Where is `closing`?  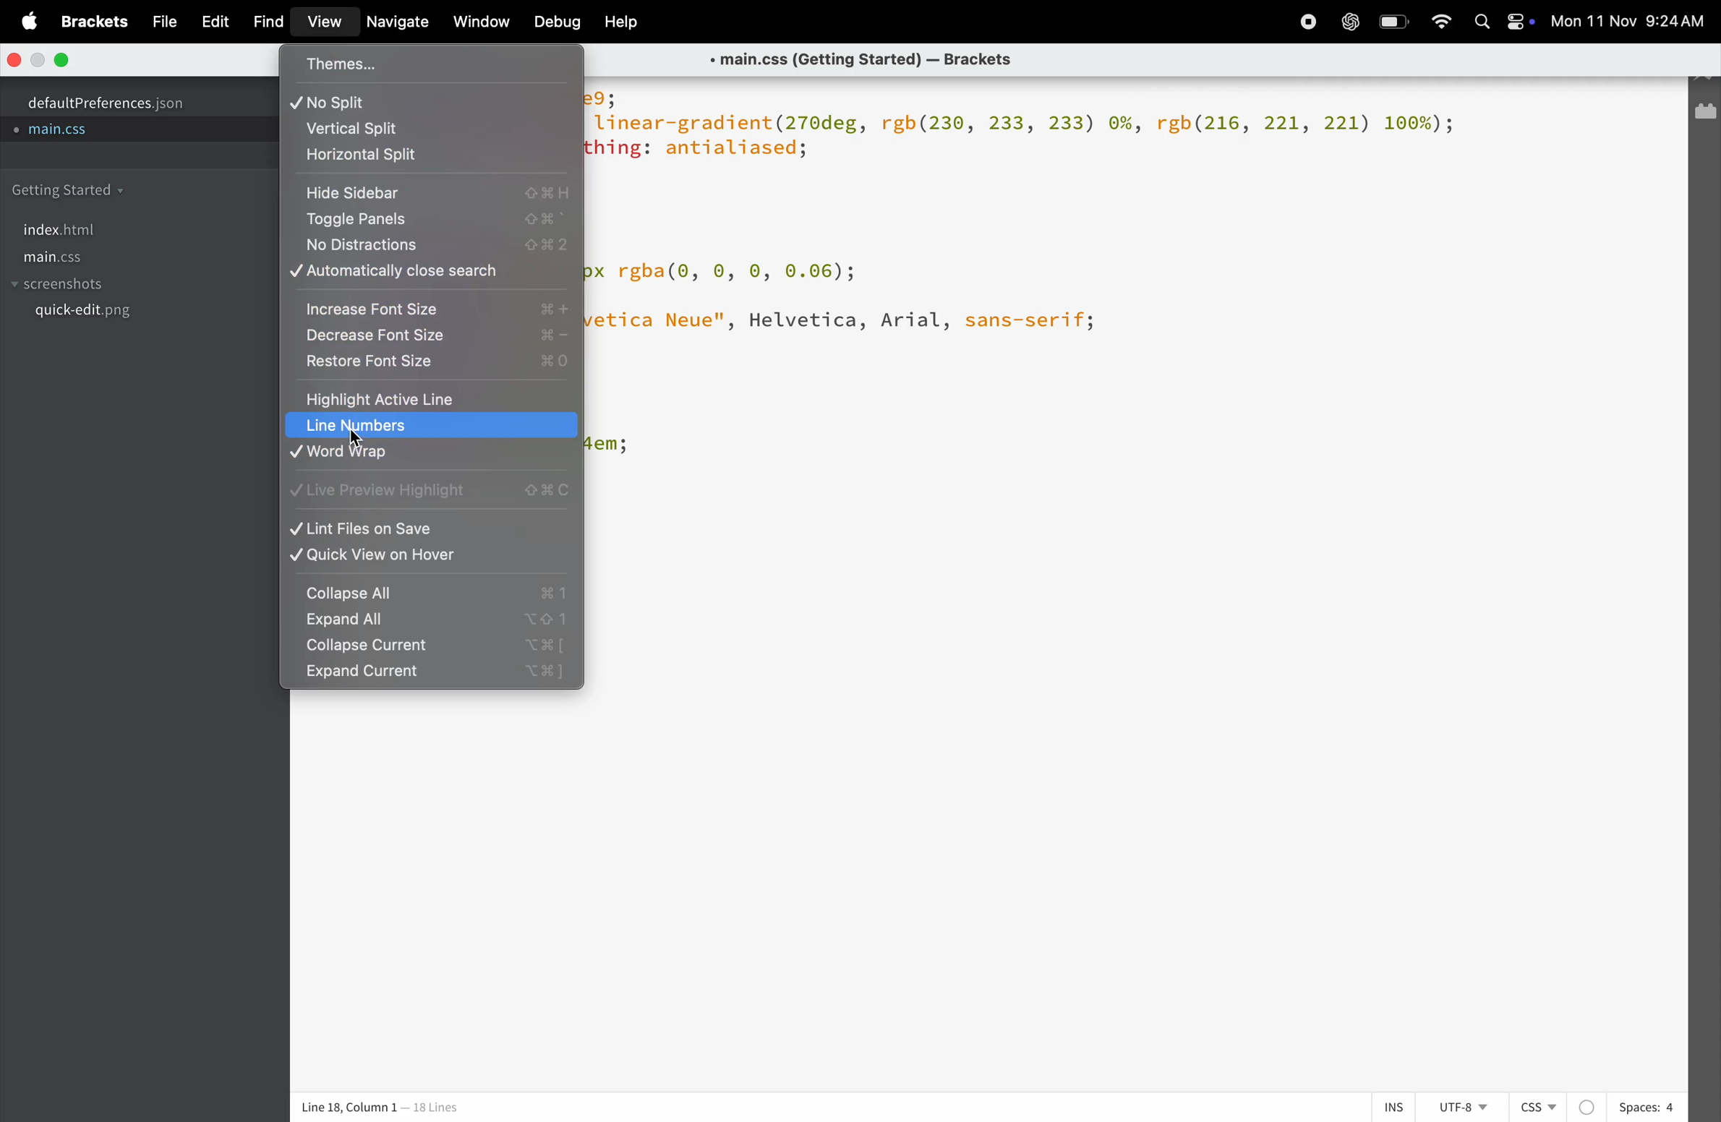
closing is located at coordinates (17, 60).